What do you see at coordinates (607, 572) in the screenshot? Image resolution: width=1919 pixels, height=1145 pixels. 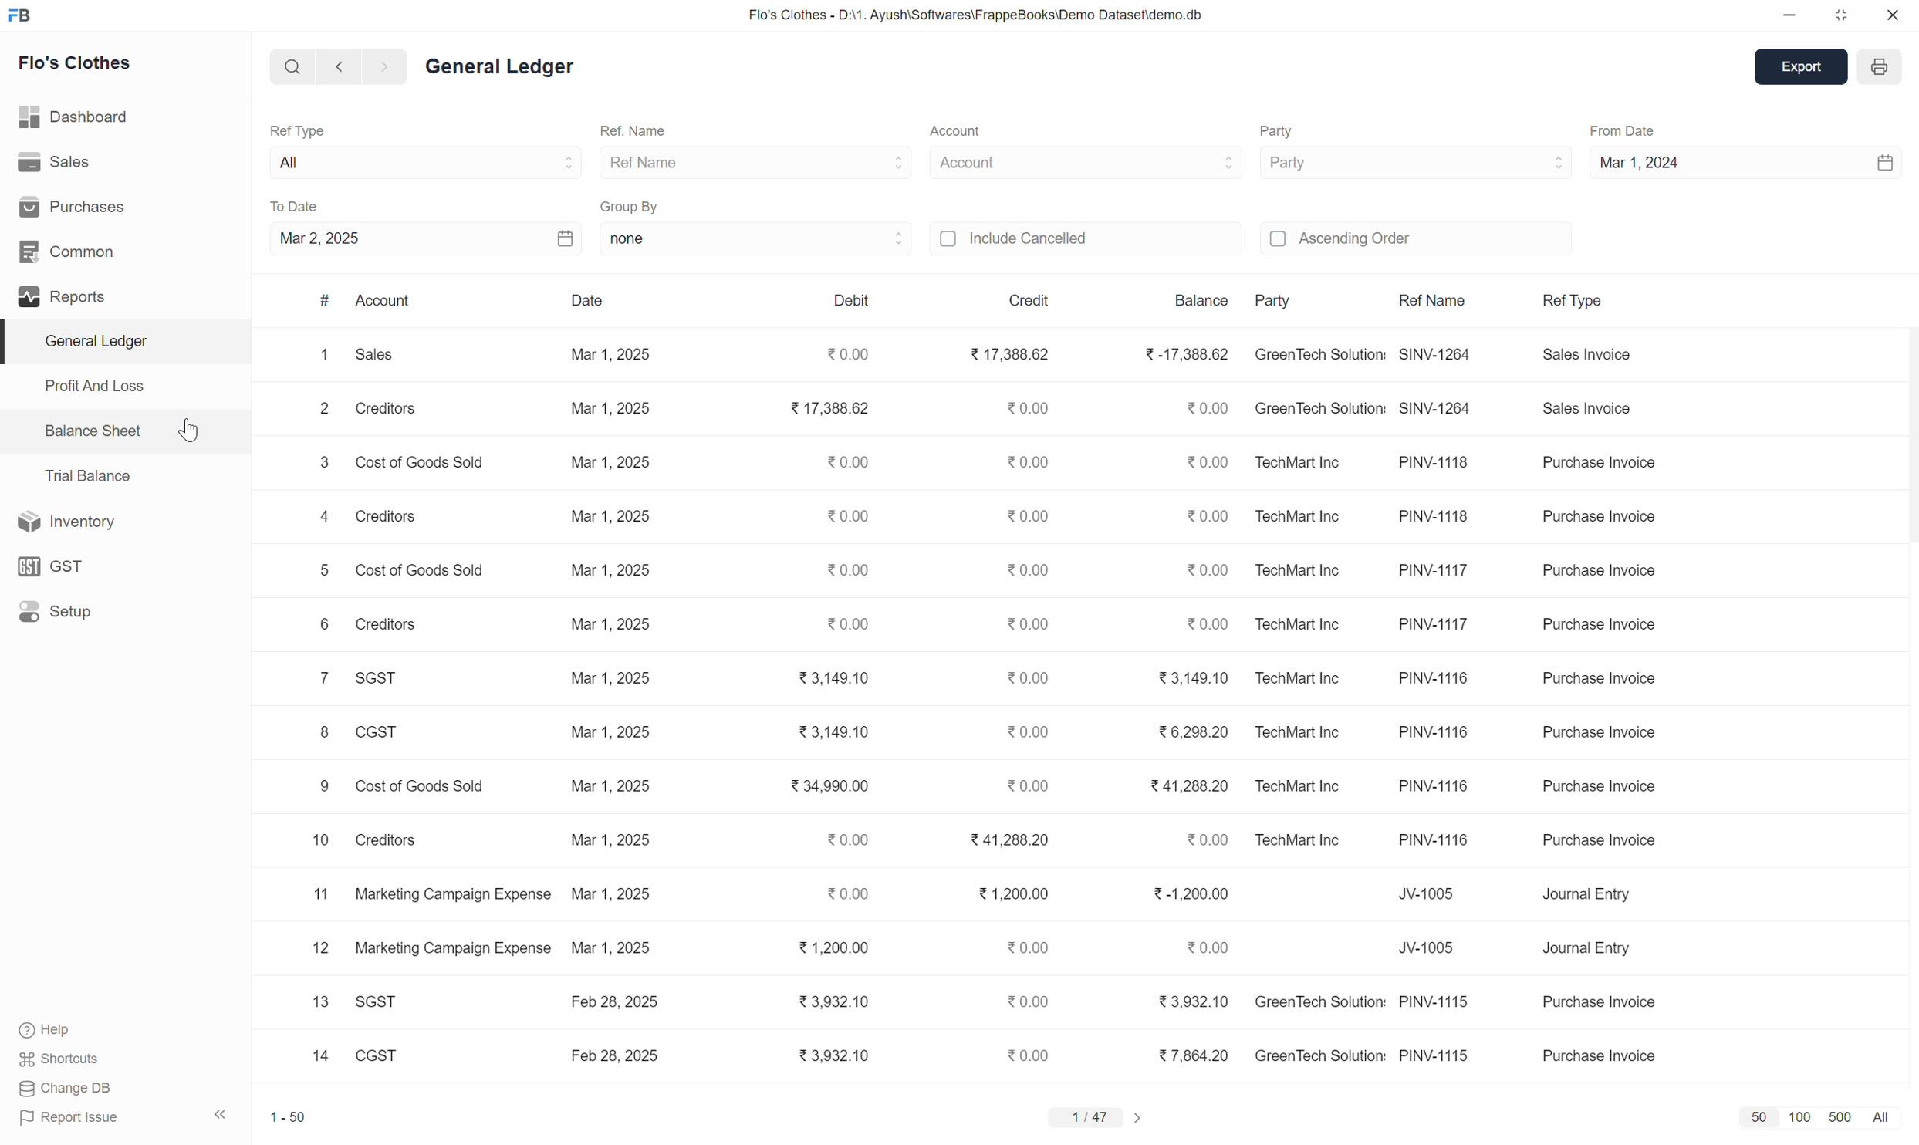 I see `Mar 1, 2025` at bounding box center [607, 572].